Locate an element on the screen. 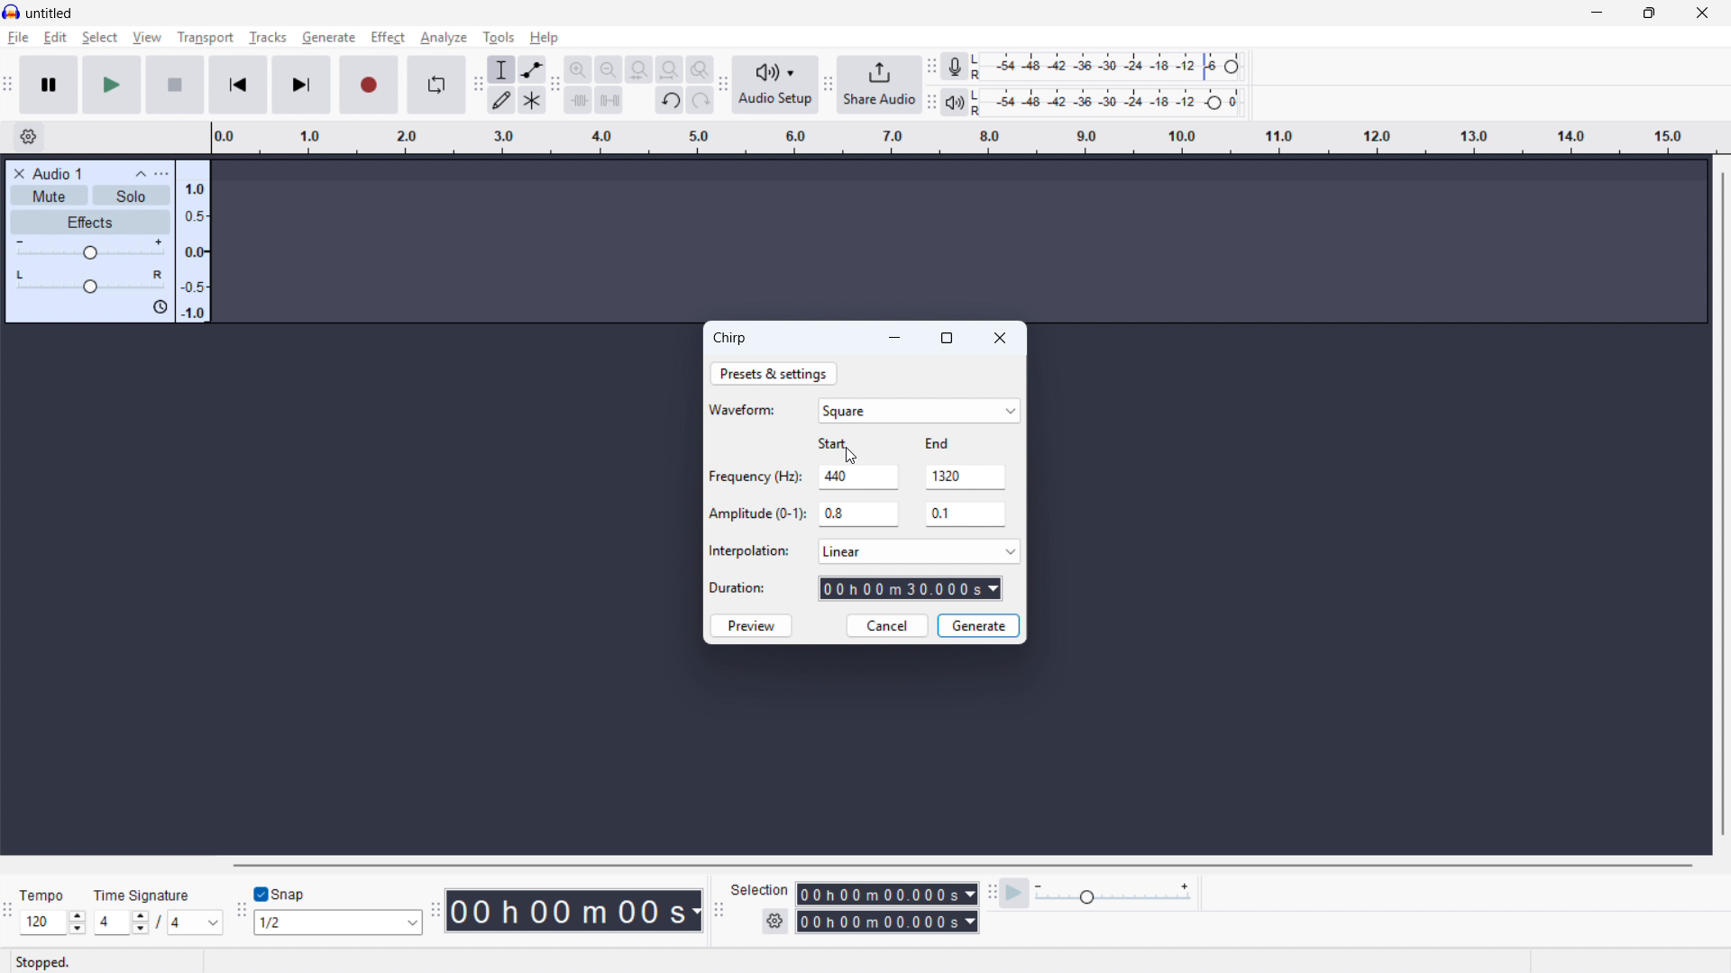 This screenshot has height=973, width=1731. Recording metre toolbar is located at coordinates (931, 66).